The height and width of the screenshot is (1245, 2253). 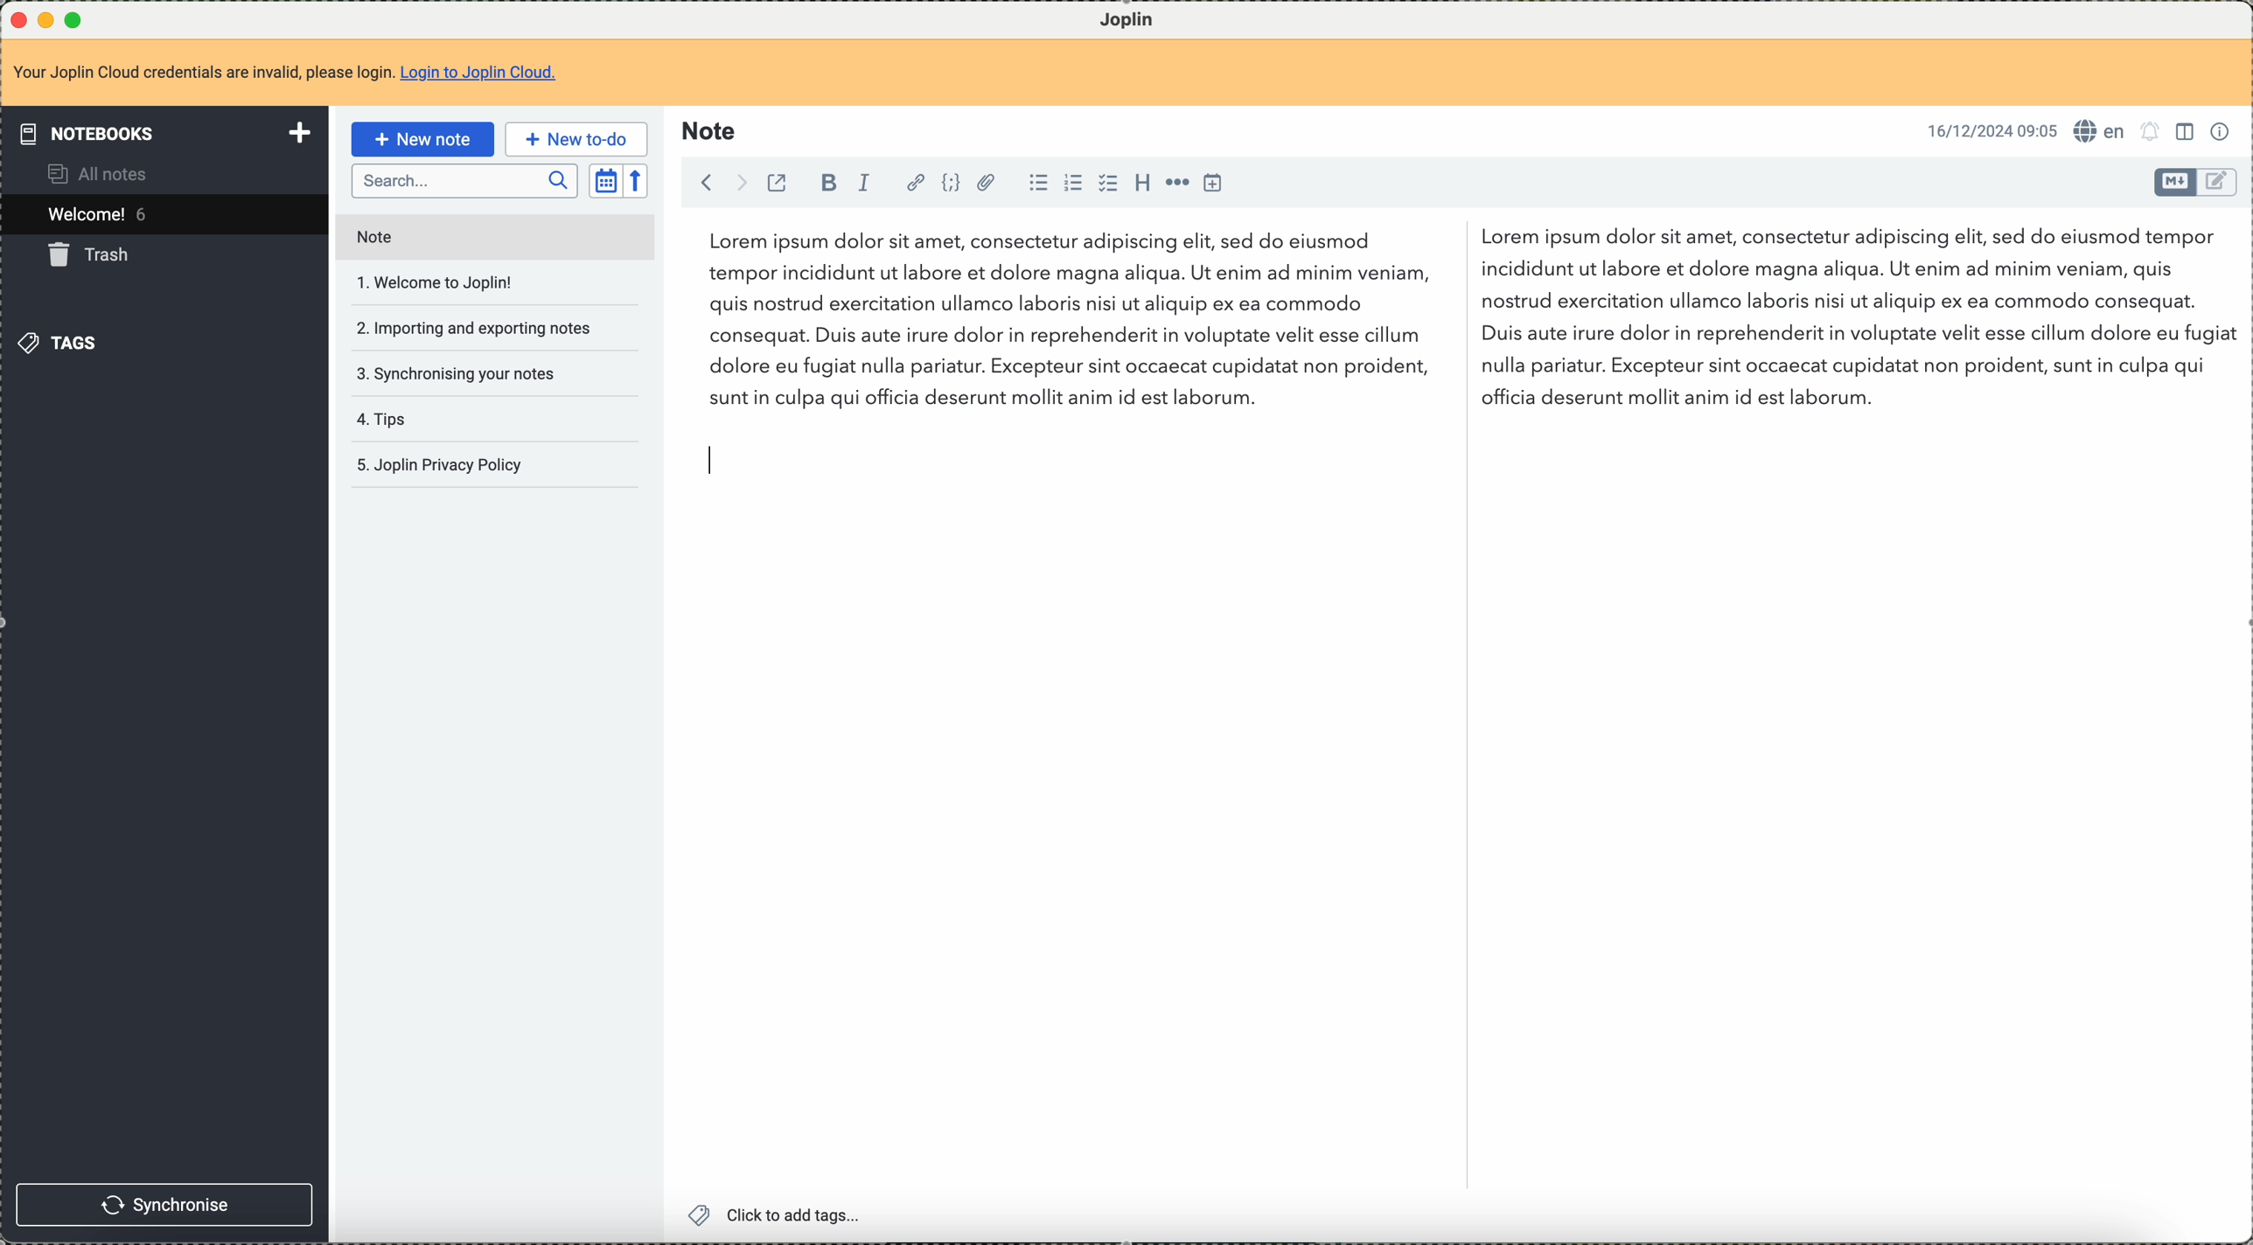 What do you see at coordinates (2219, 184) in the screenshot?
I see `toggle editor` at bounding box center [2219, 184].